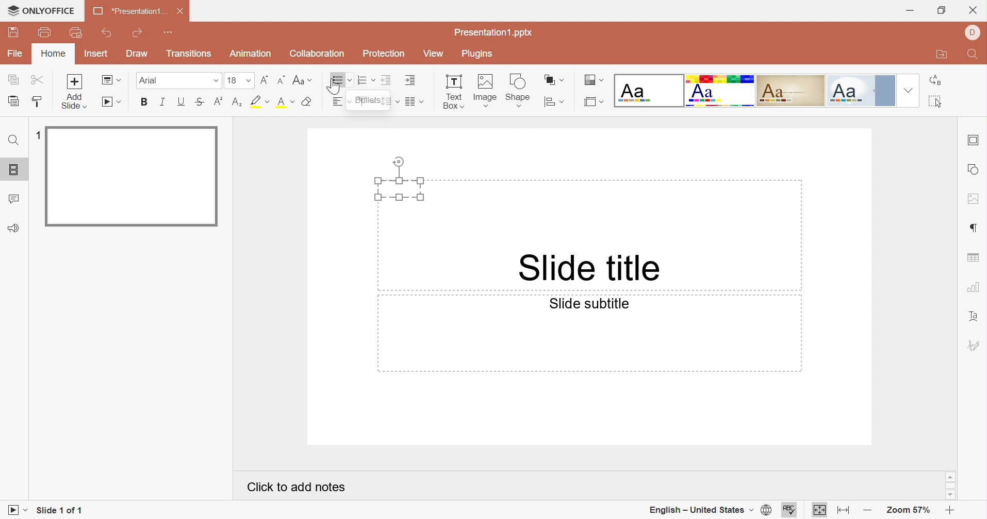 The width and height of the screenshot is (987, 519). I want to click on print, so click(45, 33).